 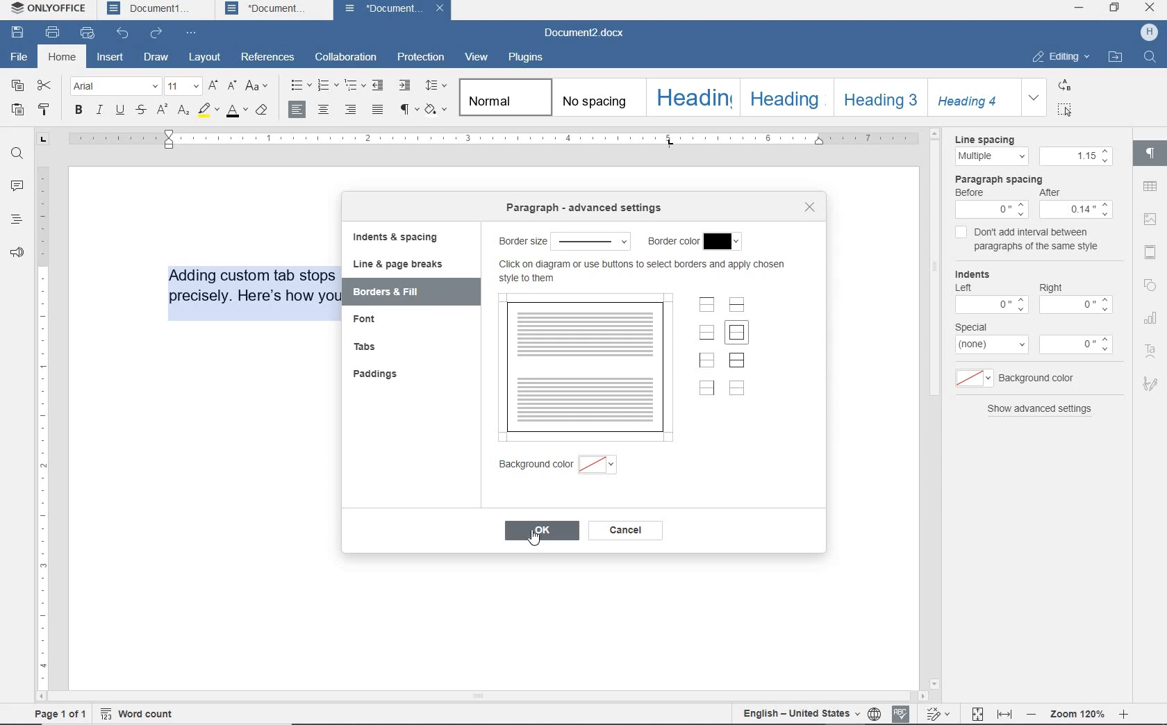 I want to click on font color, so click(x=237, y=111).